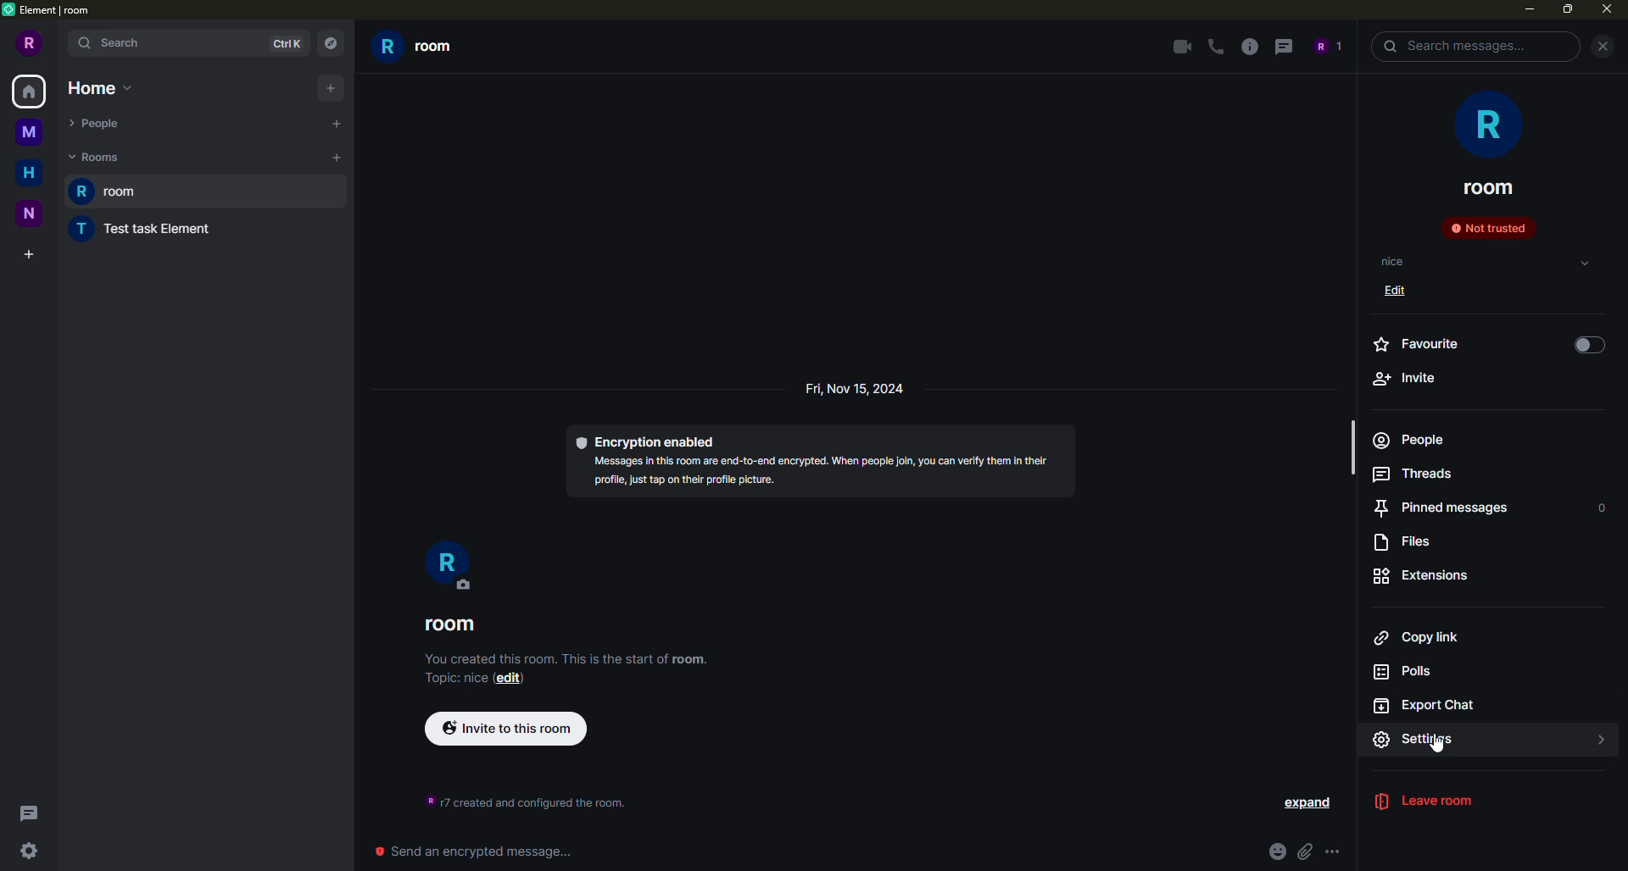 The width and height of the screenshot is (1628, 871). What do you see at coordinates (450, 567) in the screenshot?
I see `room R` at bounding box center [450, 567].